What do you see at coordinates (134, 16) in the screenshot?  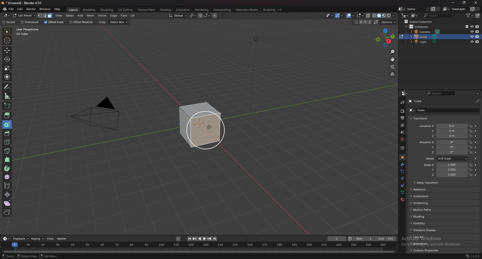 I see `uv` at bounding box center [134, 16].